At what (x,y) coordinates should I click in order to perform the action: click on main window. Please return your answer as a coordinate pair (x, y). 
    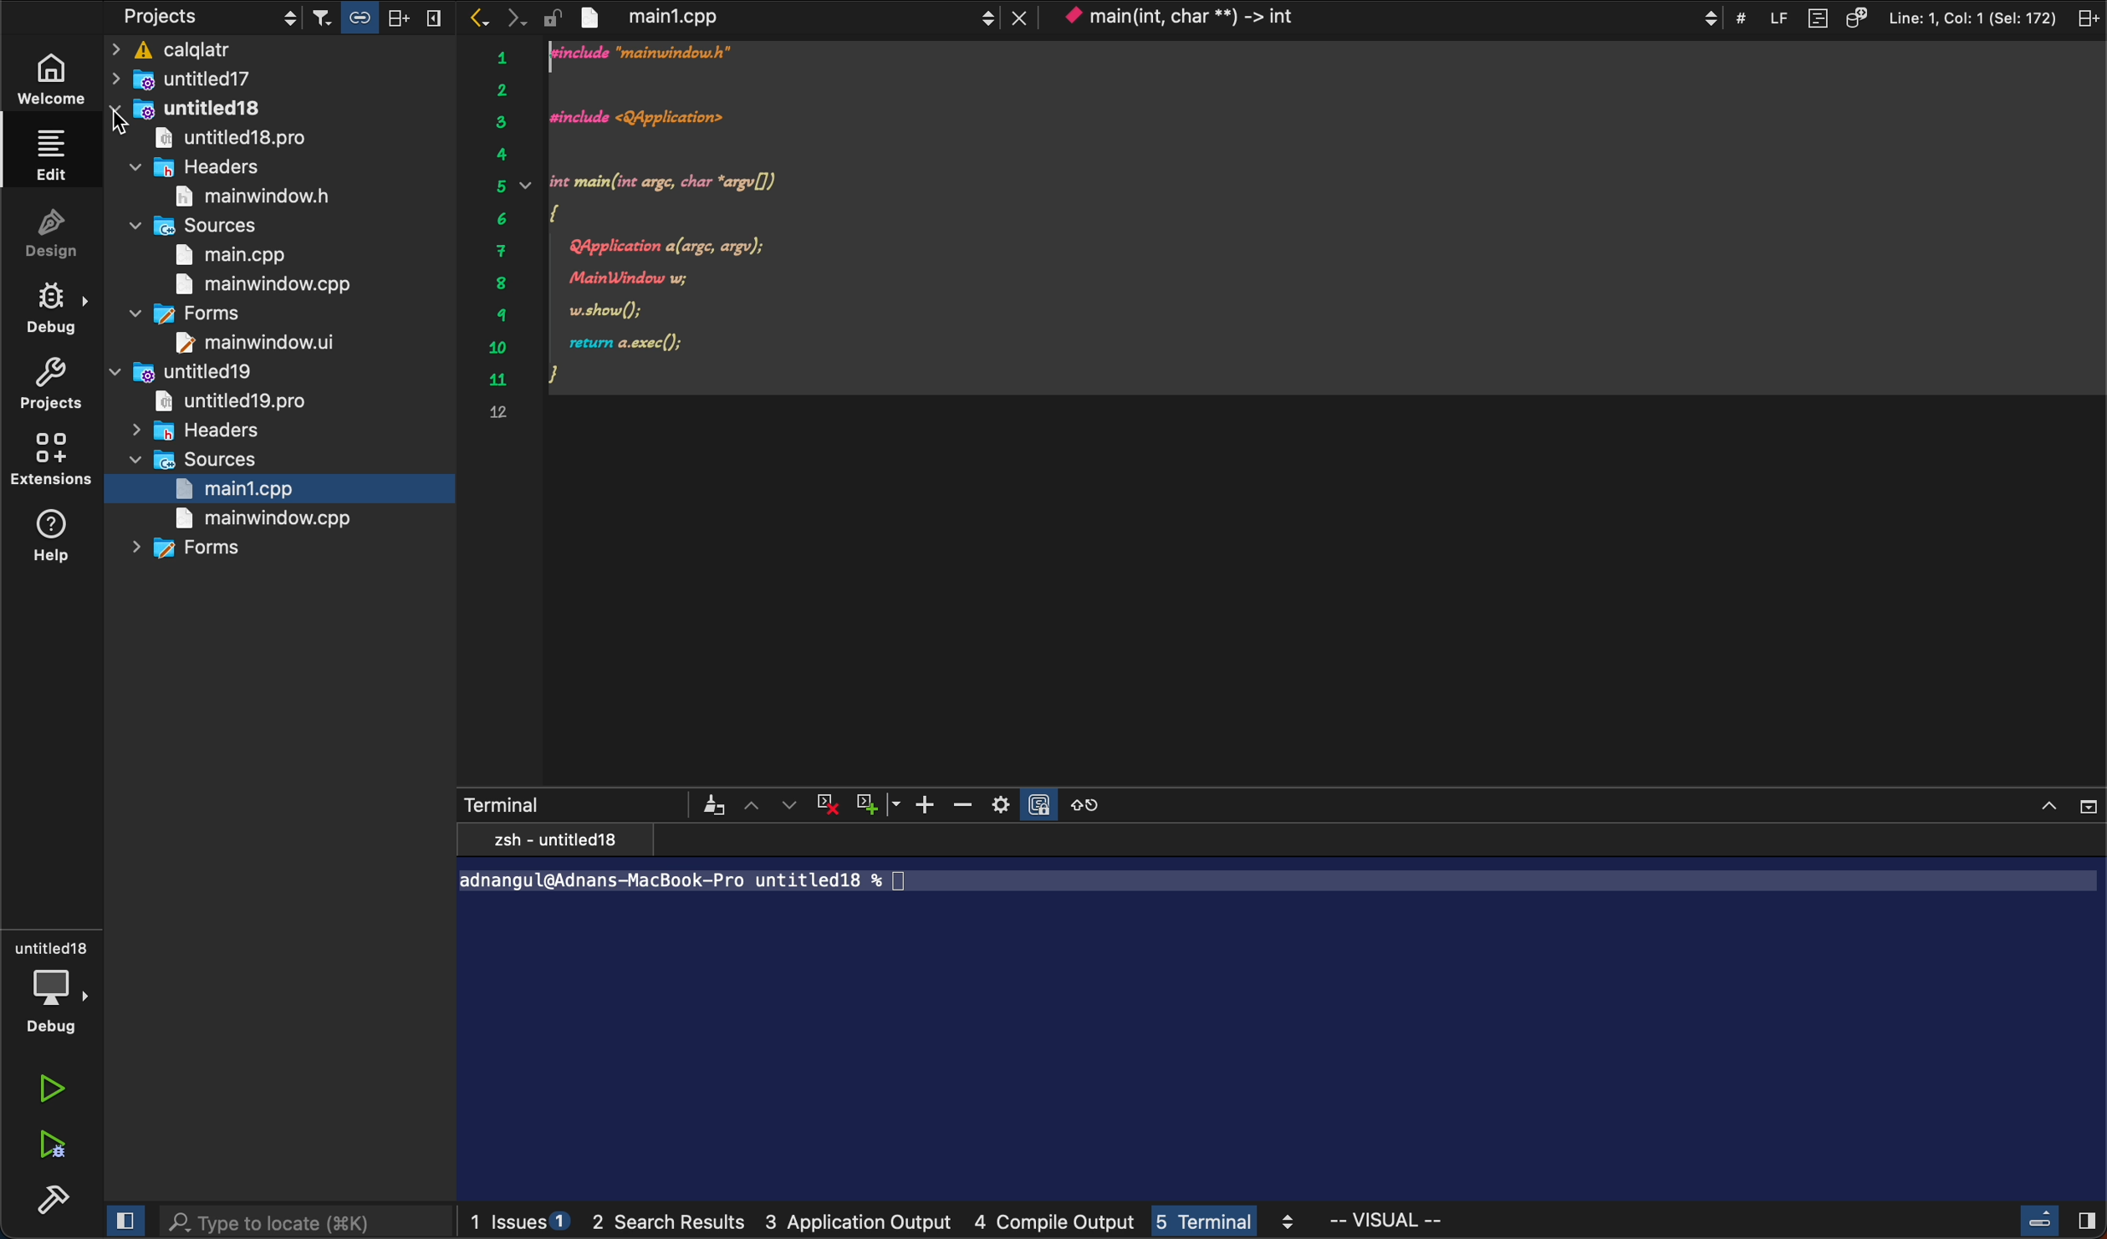
    Looking at the image, I should click on (251, 344).